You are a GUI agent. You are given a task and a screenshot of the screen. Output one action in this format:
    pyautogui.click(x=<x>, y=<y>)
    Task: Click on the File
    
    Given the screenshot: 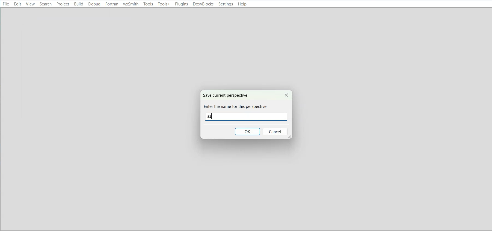 What is the action you would take?
    pyautogui.click(x=6, y=4)
    